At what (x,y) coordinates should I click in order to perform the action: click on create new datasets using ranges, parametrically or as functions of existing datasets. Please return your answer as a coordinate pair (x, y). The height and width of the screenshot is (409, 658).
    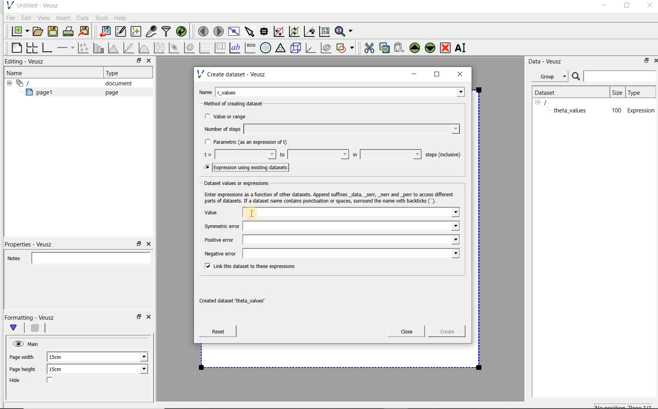
    Looking at the image, I should click on (136, 32).